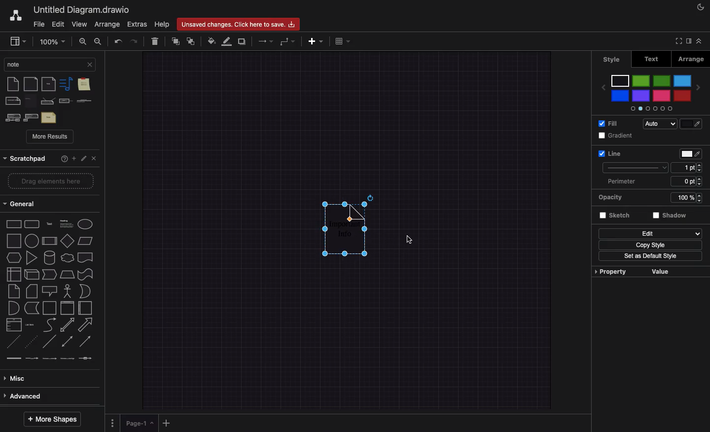  What do you see at coordinates (370, 197) in the screenshot?
I see `rotate ` at bounding box center [370, 197].